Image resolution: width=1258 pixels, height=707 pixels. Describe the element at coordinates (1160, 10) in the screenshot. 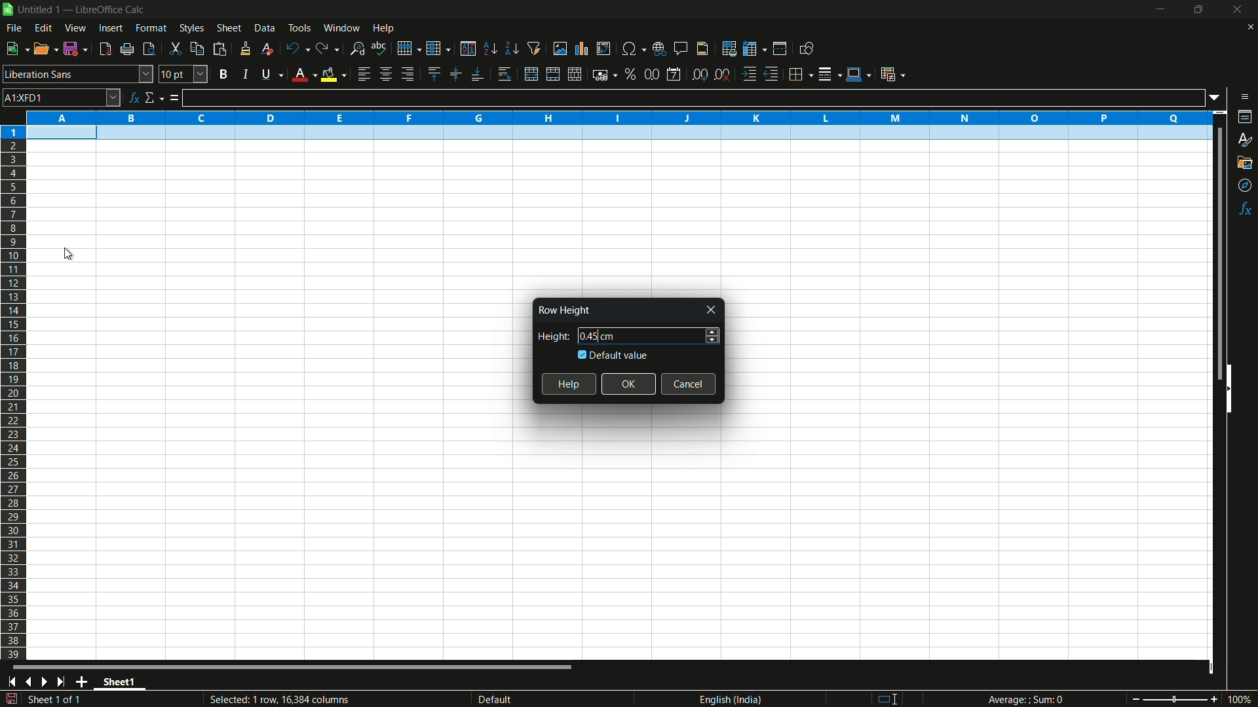

I see `minimize` at that location.